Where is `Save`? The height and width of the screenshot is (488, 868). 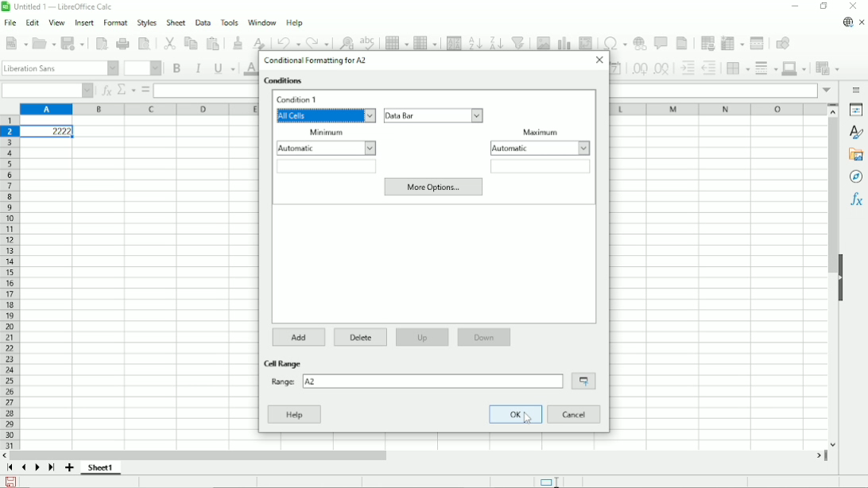 Save is located at coordinates (11, 481).